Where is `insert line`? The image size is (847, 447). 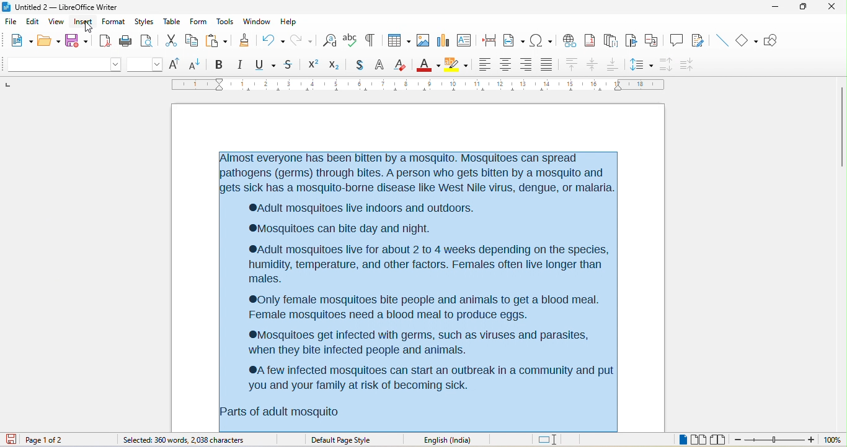 insert line is located at coordinates (724, 40).